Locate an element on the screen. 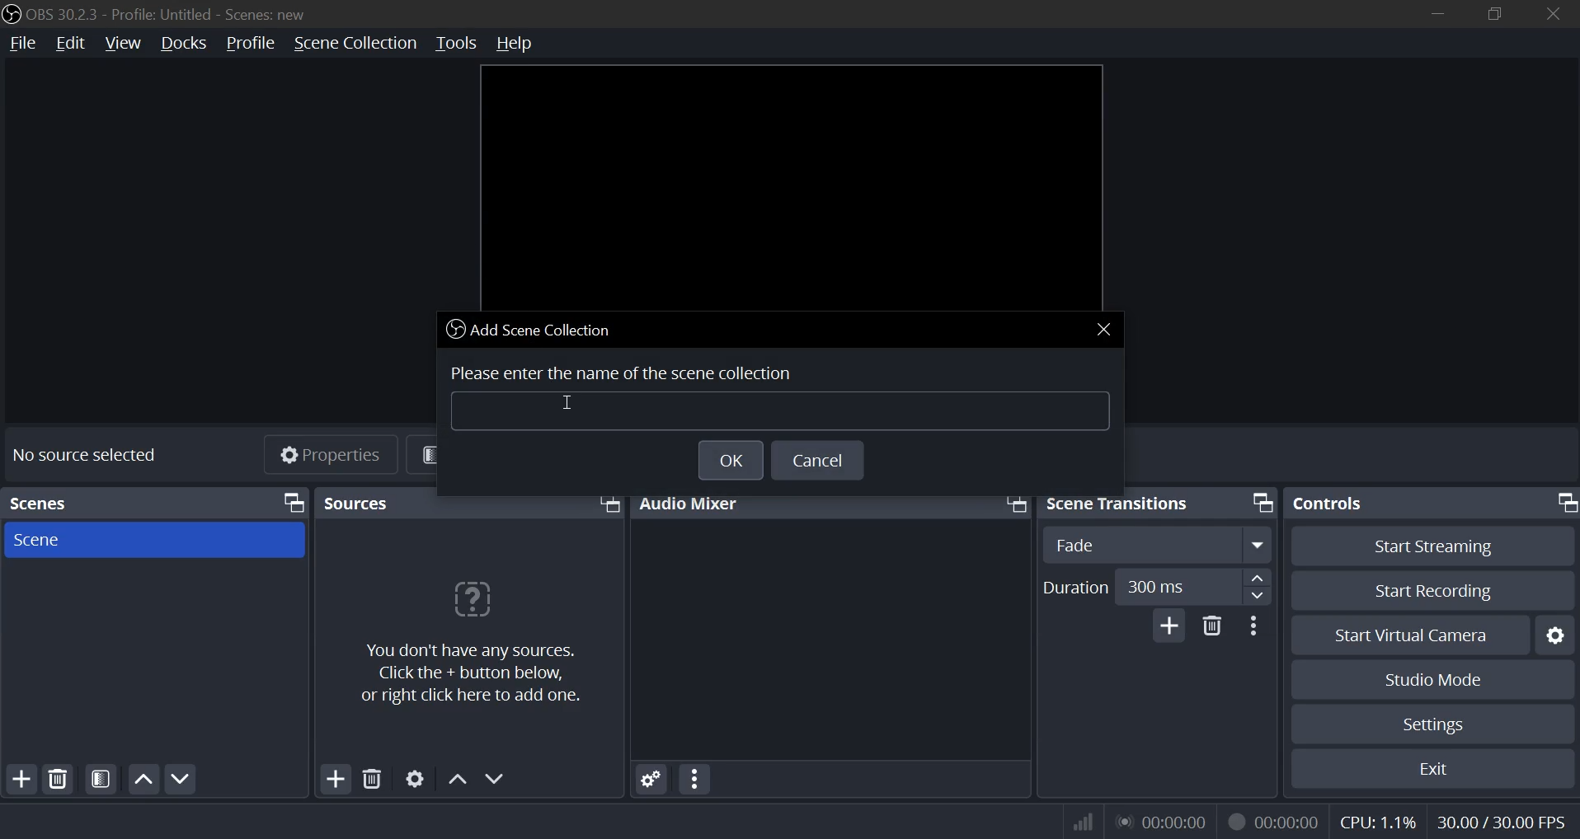 Image resolution: width=1580 pixels, height=839 pixels. delete source is located at coordinates (59, 777).